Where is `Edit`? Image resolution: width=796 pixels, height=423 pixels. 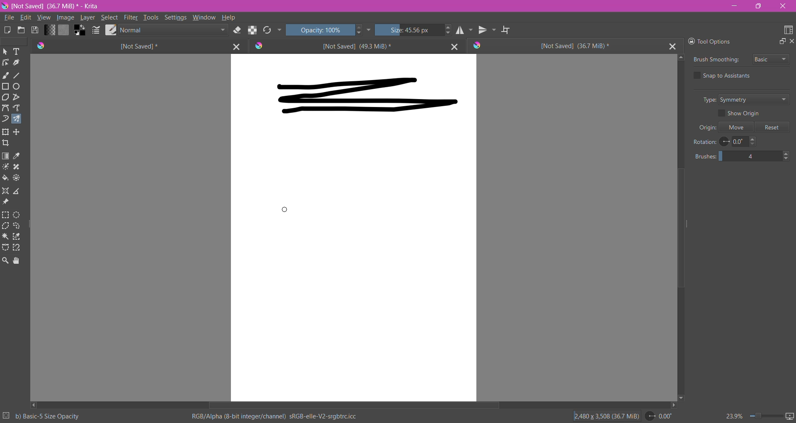
Edit is located at coordinates (25, 17).